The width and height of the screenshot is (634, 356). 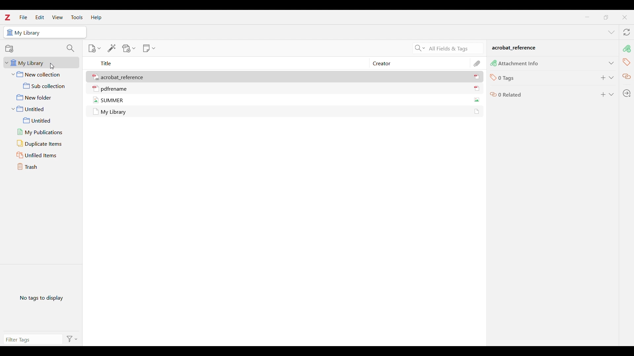 What do you see at coordinates (420, 48) in the screenshot?
I see `Search criteria options` at bounding box center [420, 48].